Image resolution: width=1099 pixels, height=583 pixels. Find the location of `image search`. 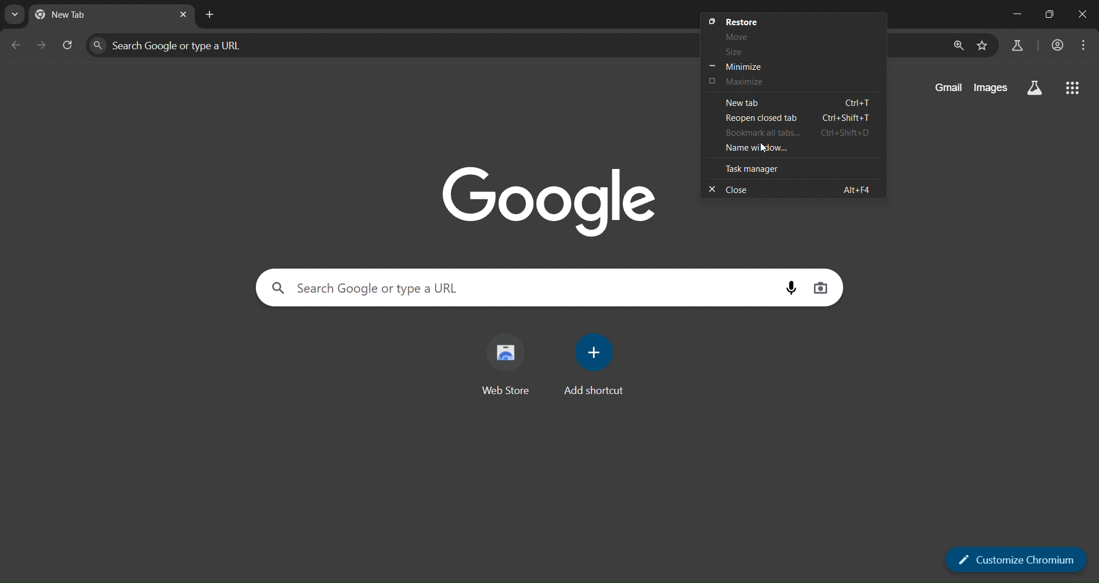

image search is located at coordinates (822, 287).